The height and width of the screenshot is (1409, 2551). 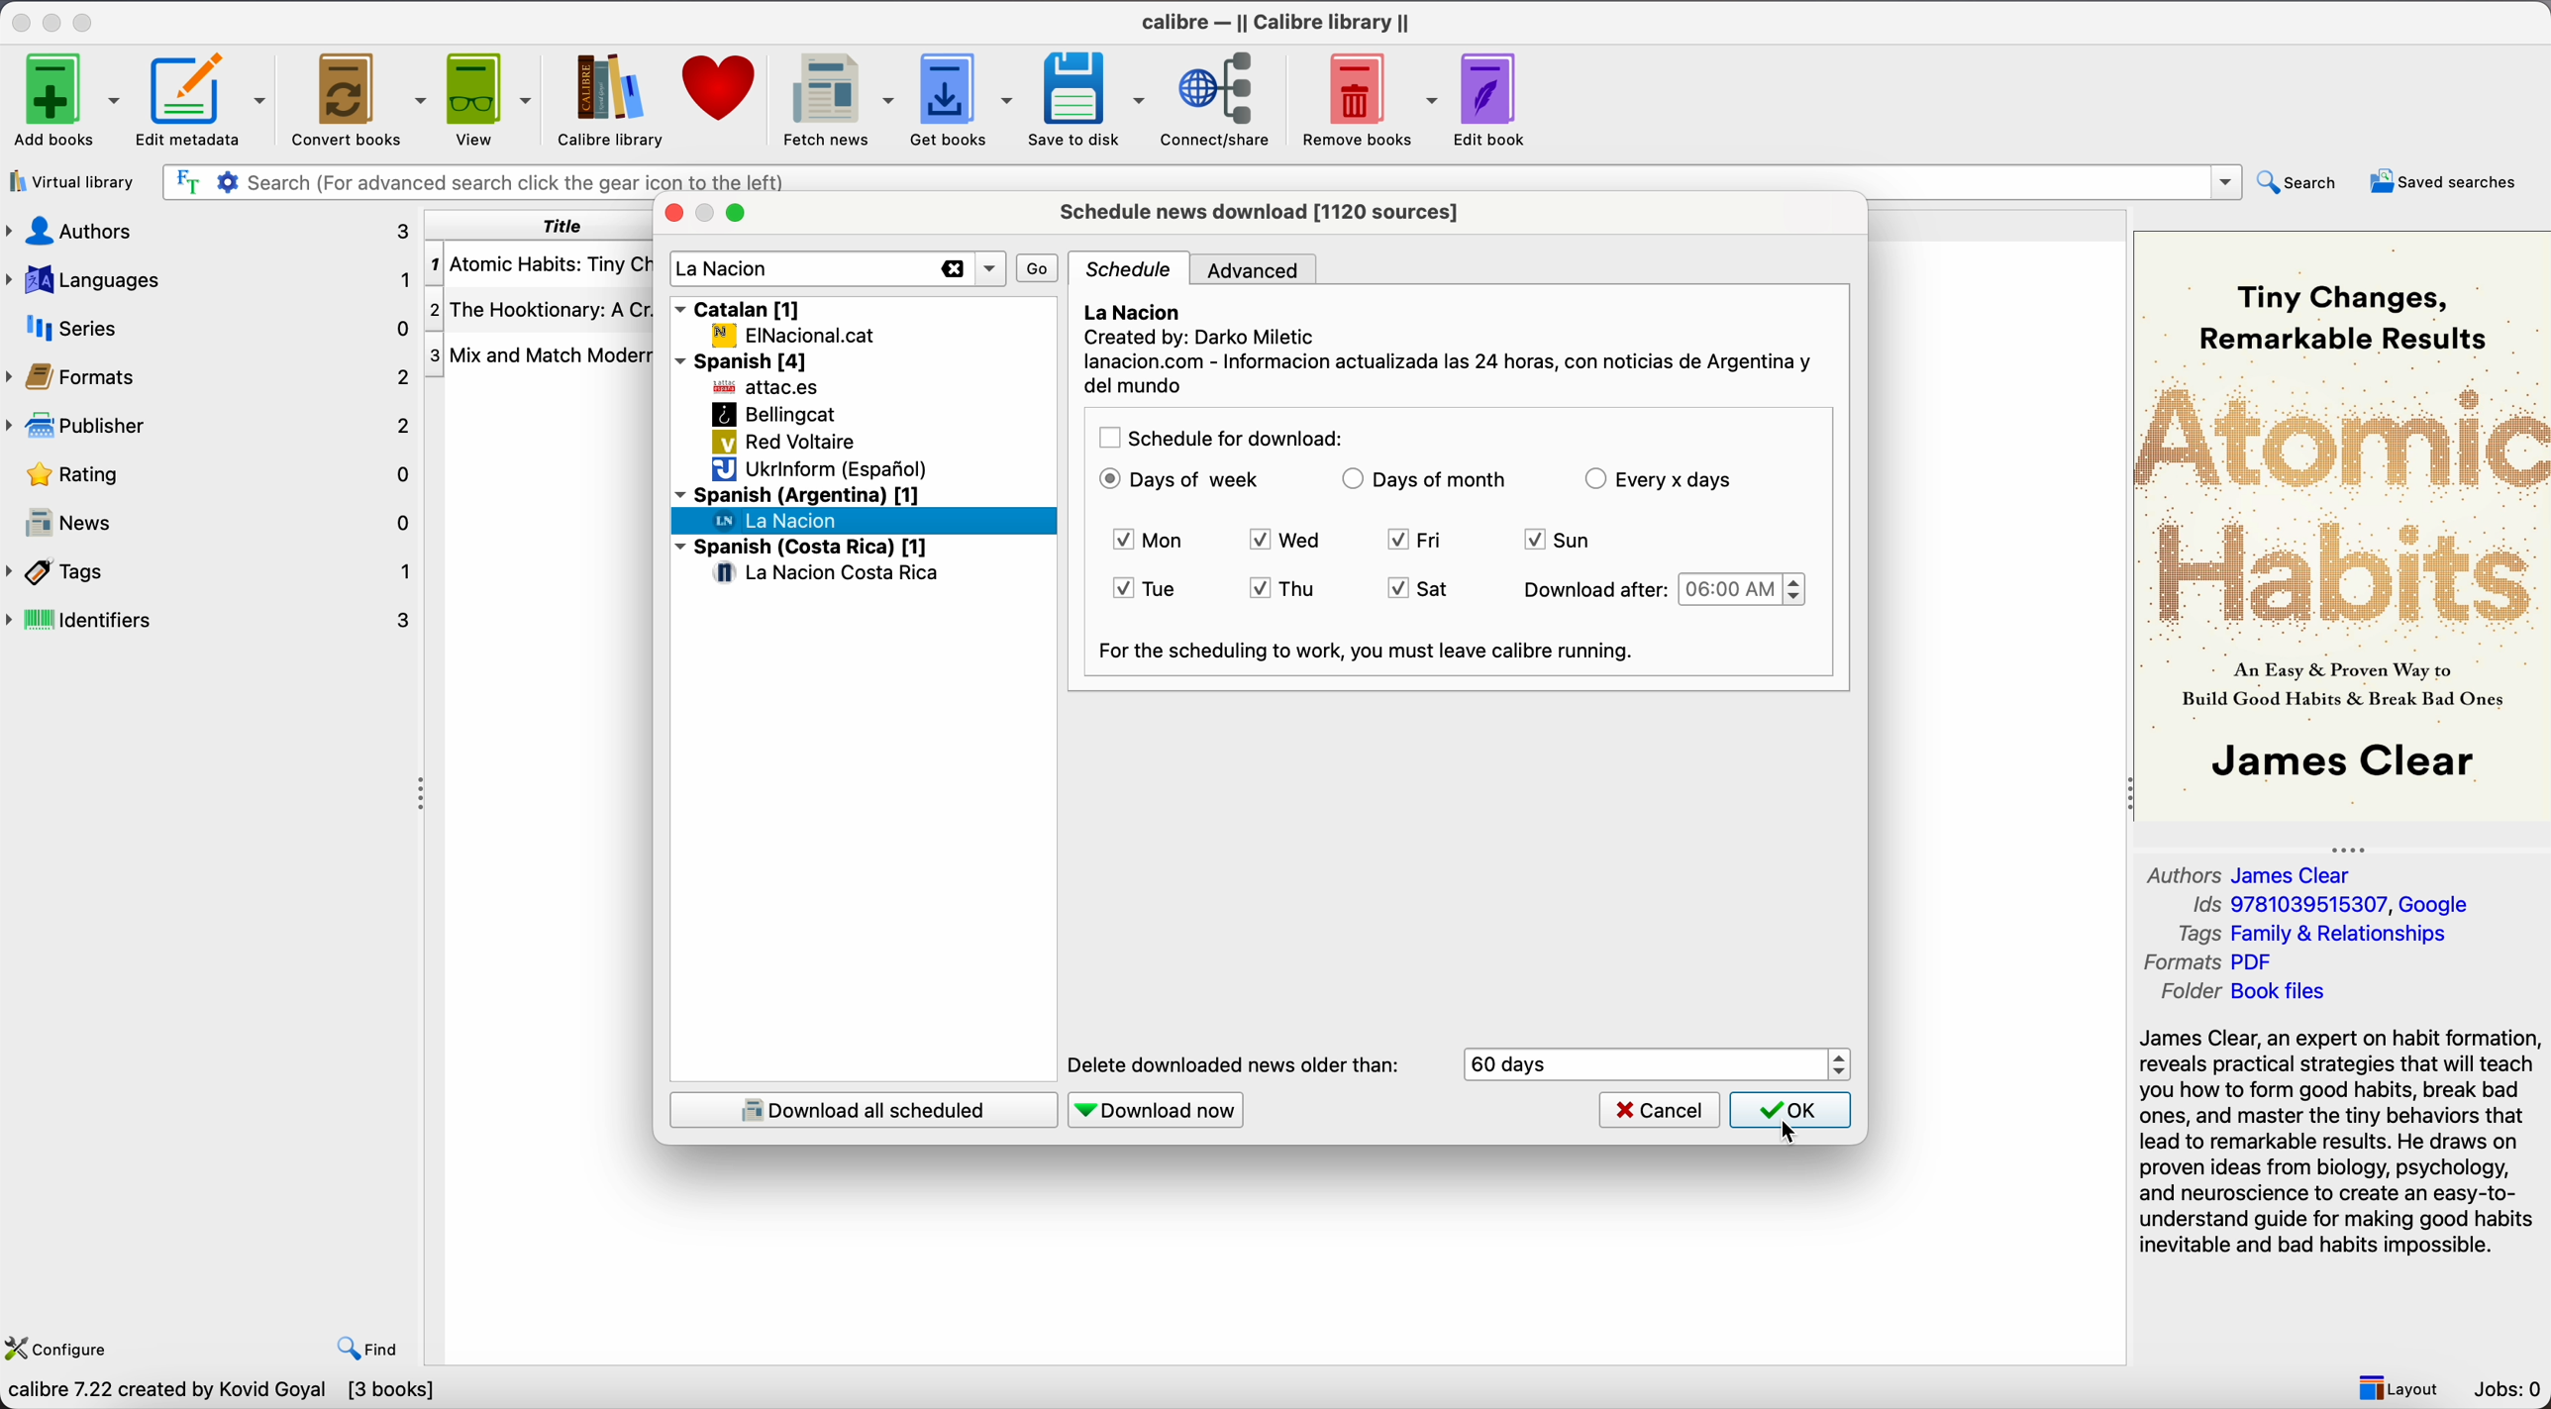 What do you see at coordinates (835, 97) in the screenshot?
I see `click on fetch news options` at bounding box center [835, 97].